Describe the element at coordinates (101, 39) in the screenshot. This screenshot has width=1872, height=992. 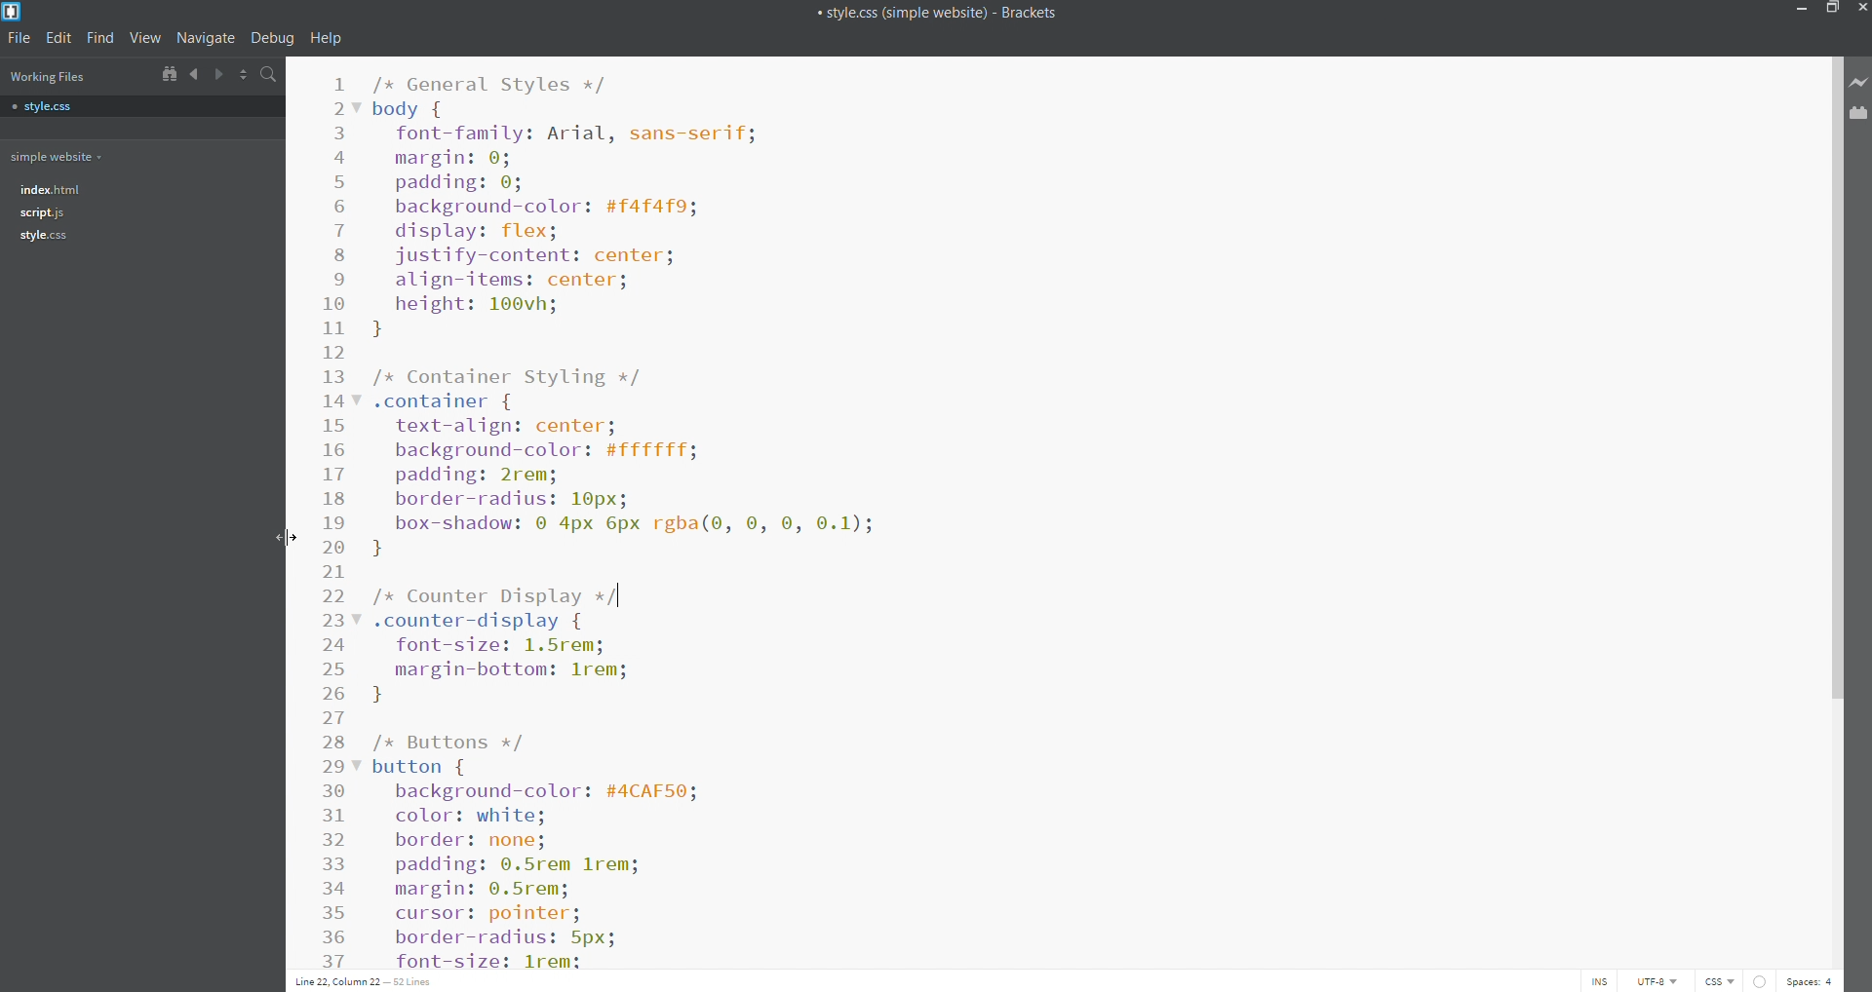
I see `find` at that location.